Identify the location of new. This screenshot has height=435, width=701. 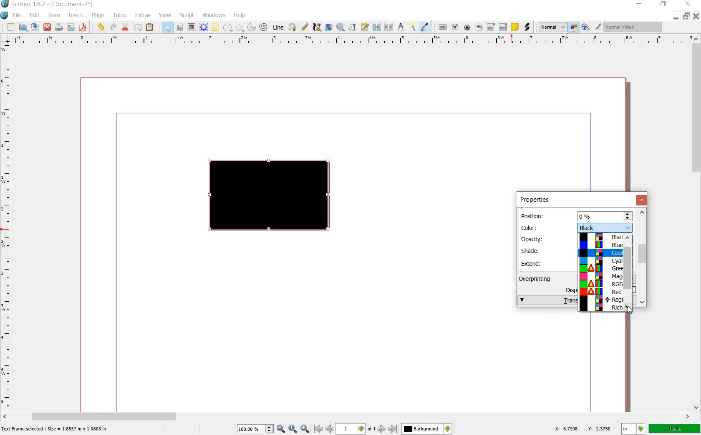
(11, 27).